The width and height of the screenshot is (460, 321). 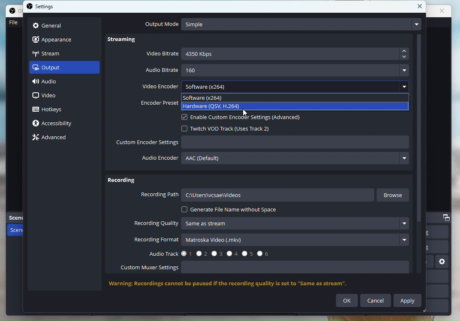 I want to click on Twitch VOD Track (Uses Track 2), so click(x=230, y=128).